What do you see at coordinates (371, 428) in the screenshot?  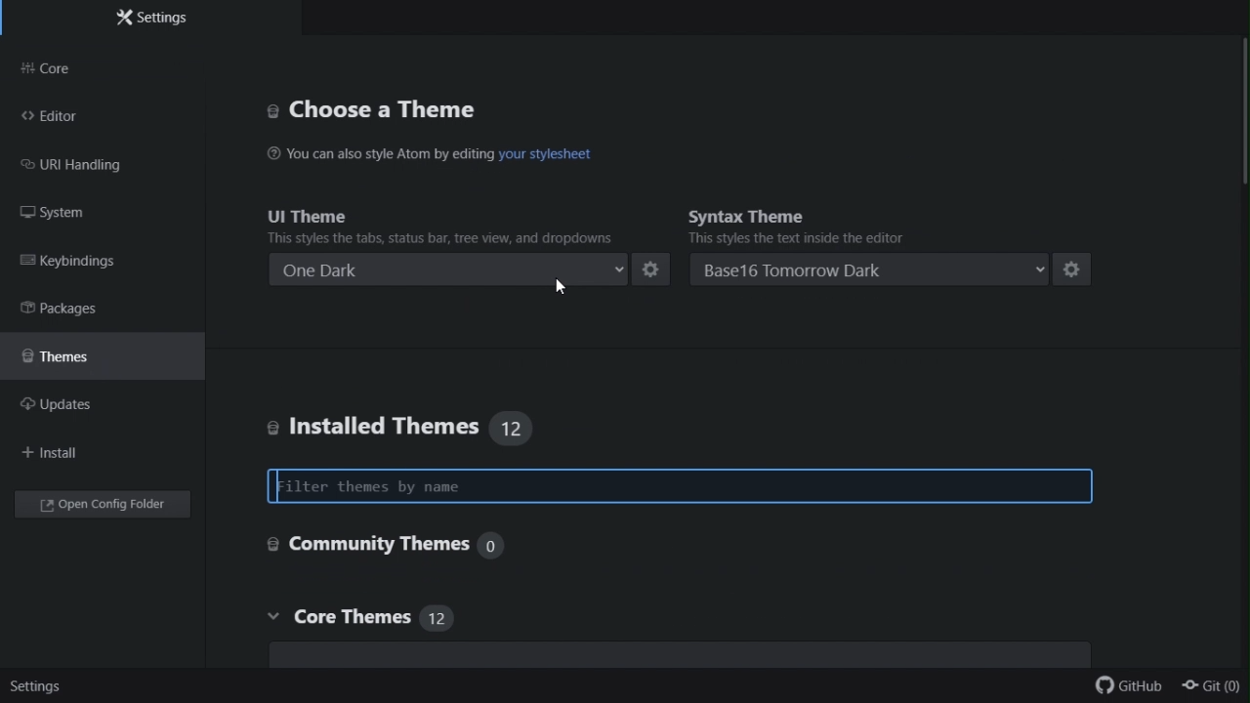 I see `Install themes` at bounding box center [371, 428].